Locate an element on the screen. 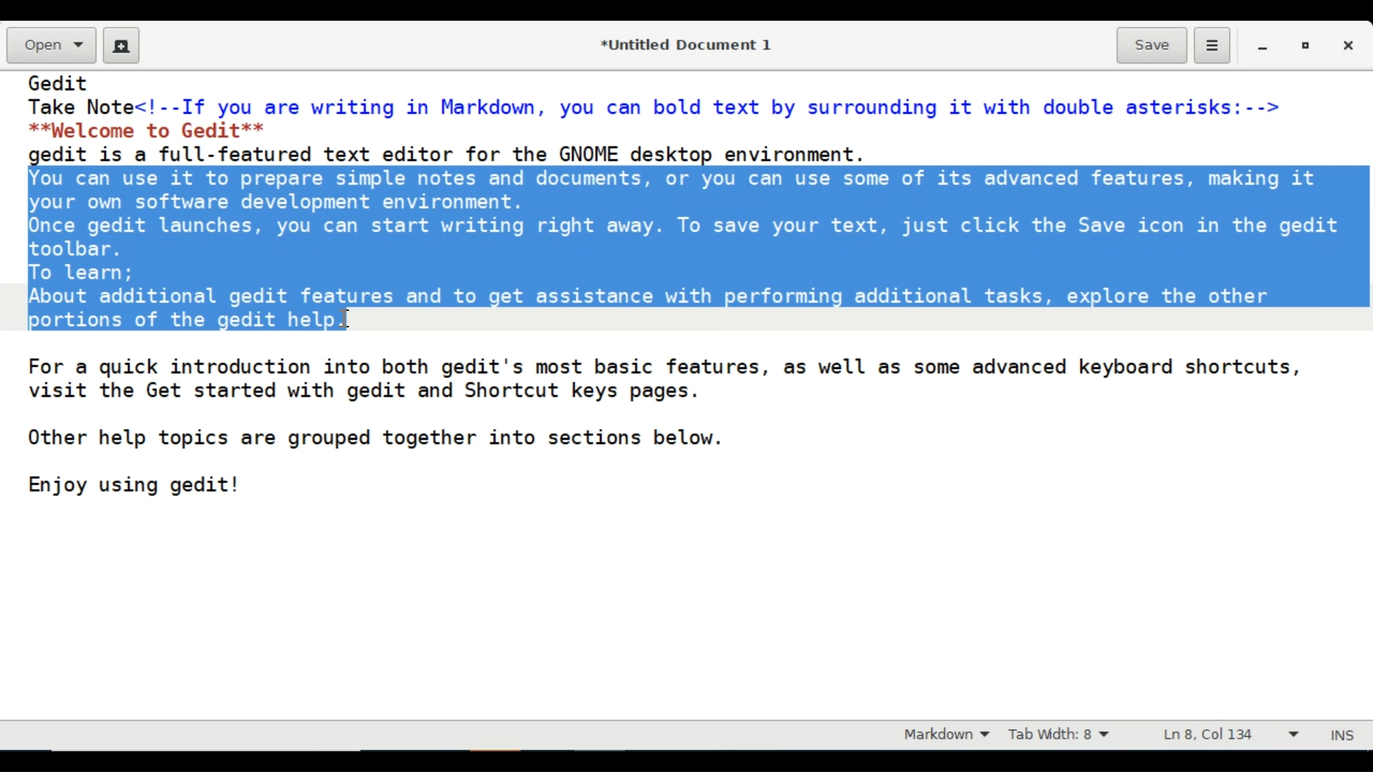 Image resolution: width=1373 pixels, height=772 pixels. Application menu is located at coordinates (1211, 46).